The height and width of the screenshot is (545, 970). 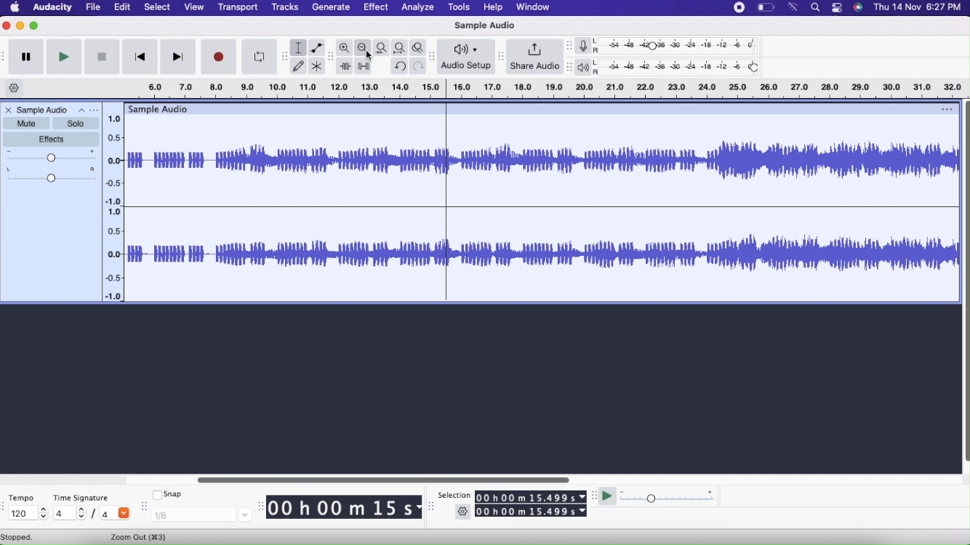 What do you see at coordinates (494, 8) in the screenshot?
I see `Help` at bounding box center [494, 8].